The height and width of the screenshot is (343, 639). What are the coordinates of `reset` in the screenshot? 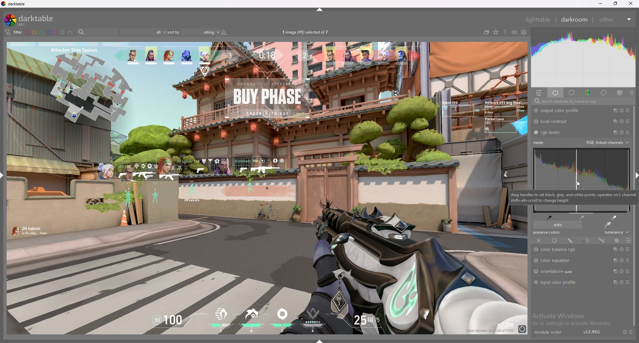 It's located at (622, 132).